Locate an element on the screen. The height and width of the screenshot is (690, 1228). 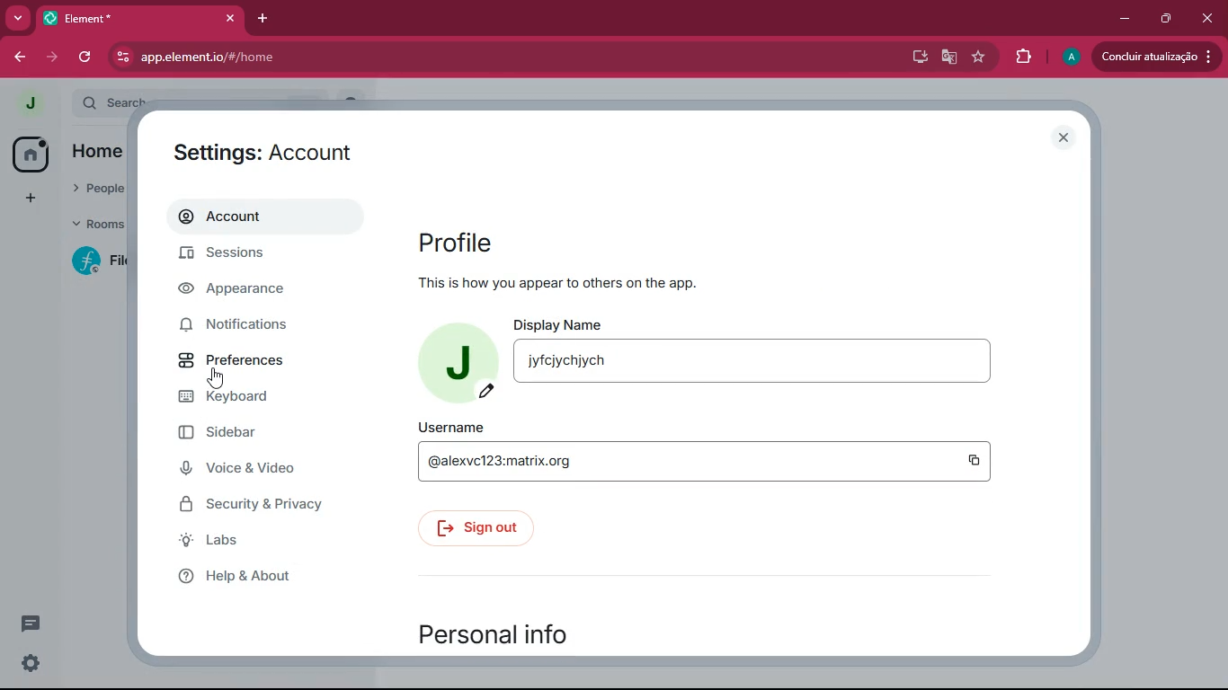
voice & video is located at coordinates (253, 469).